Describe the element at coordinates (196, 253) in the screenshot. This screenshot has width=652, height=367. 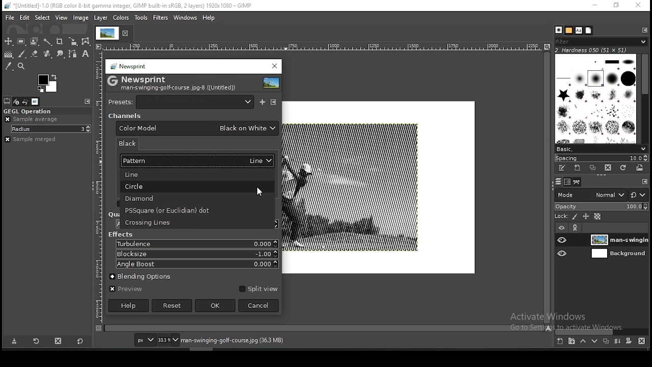
I see `blocksize` at that location.